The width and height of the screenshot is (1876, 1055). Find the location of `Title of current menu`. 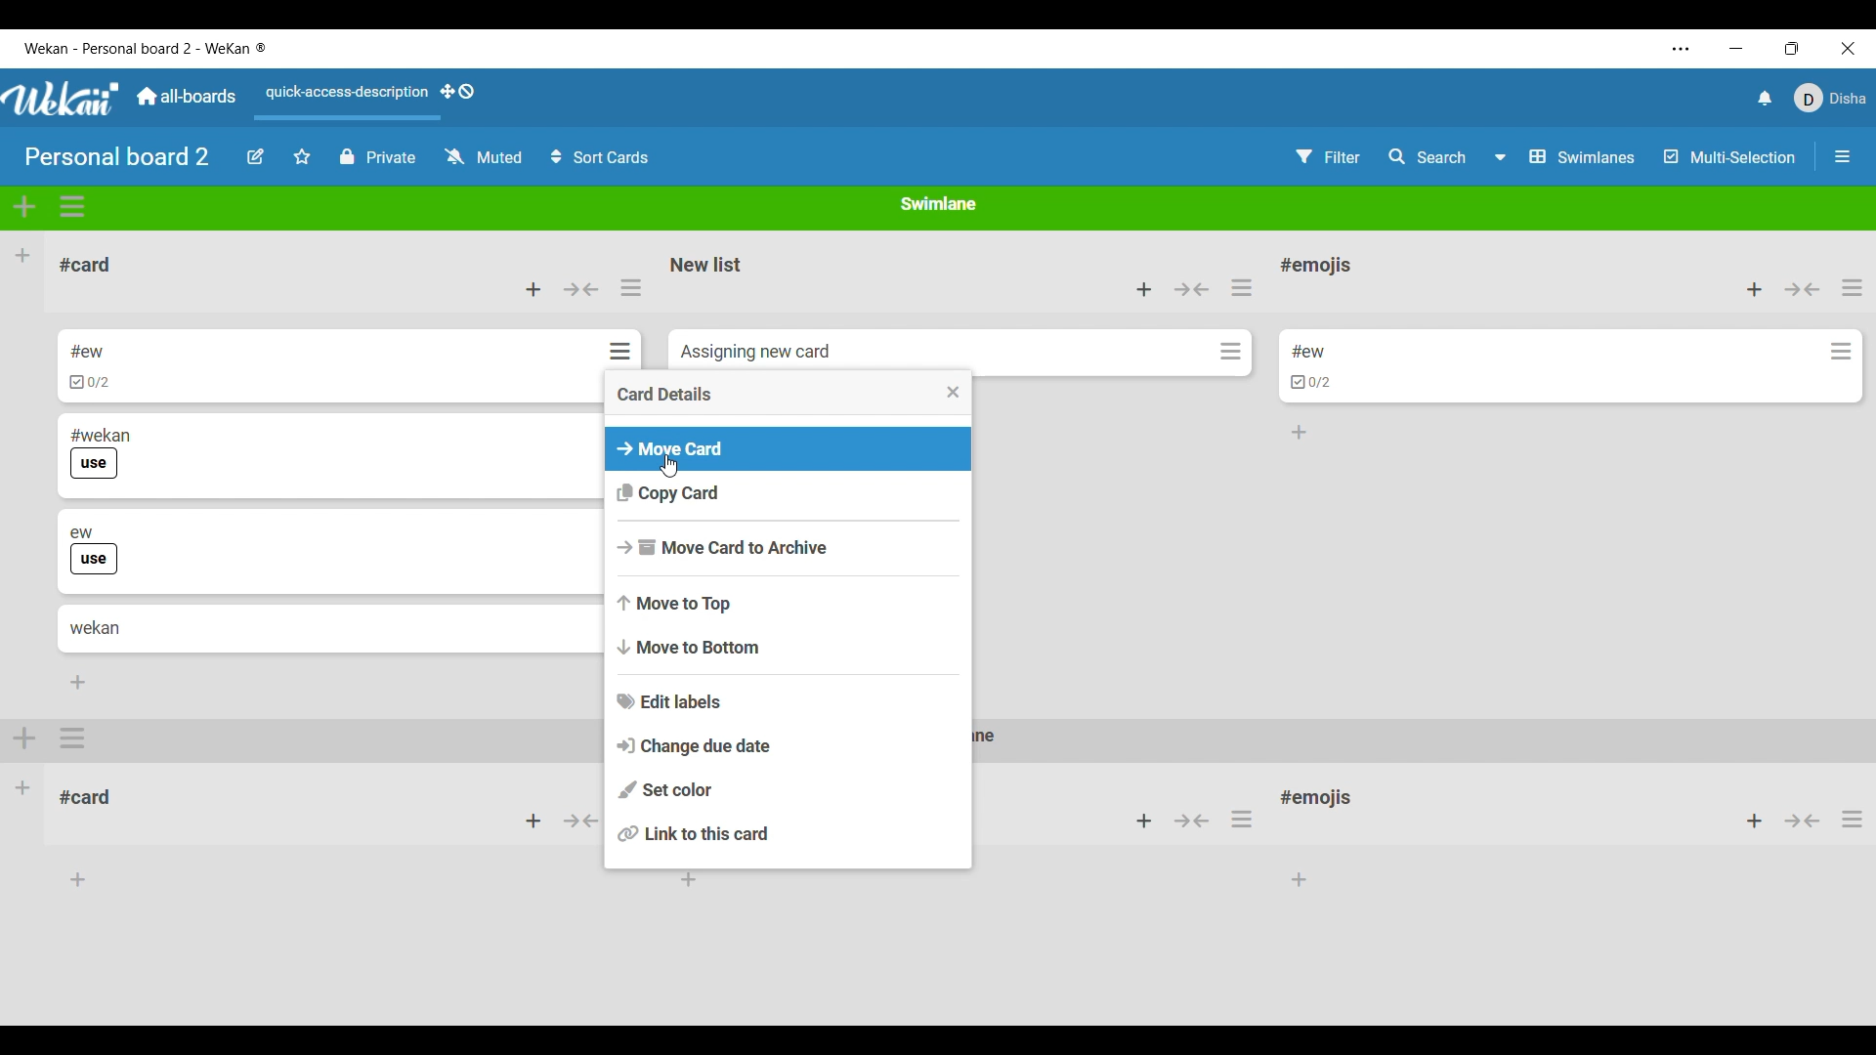

Title of current menu is located at coordinates (665, 394).